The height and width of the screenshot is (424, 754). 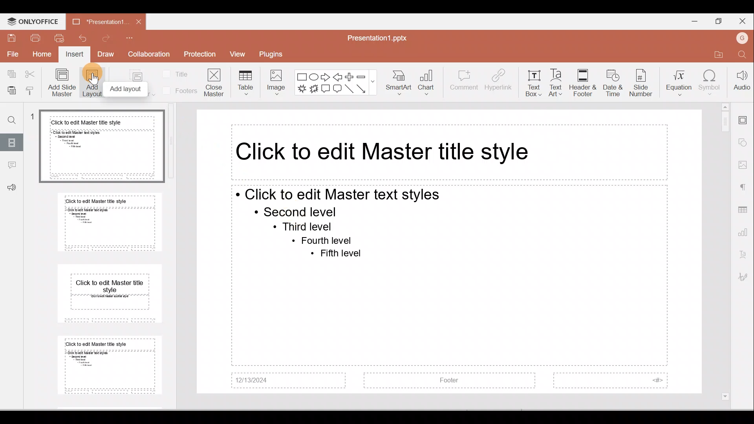 I want to click on Close, so click(x=744, y=22).